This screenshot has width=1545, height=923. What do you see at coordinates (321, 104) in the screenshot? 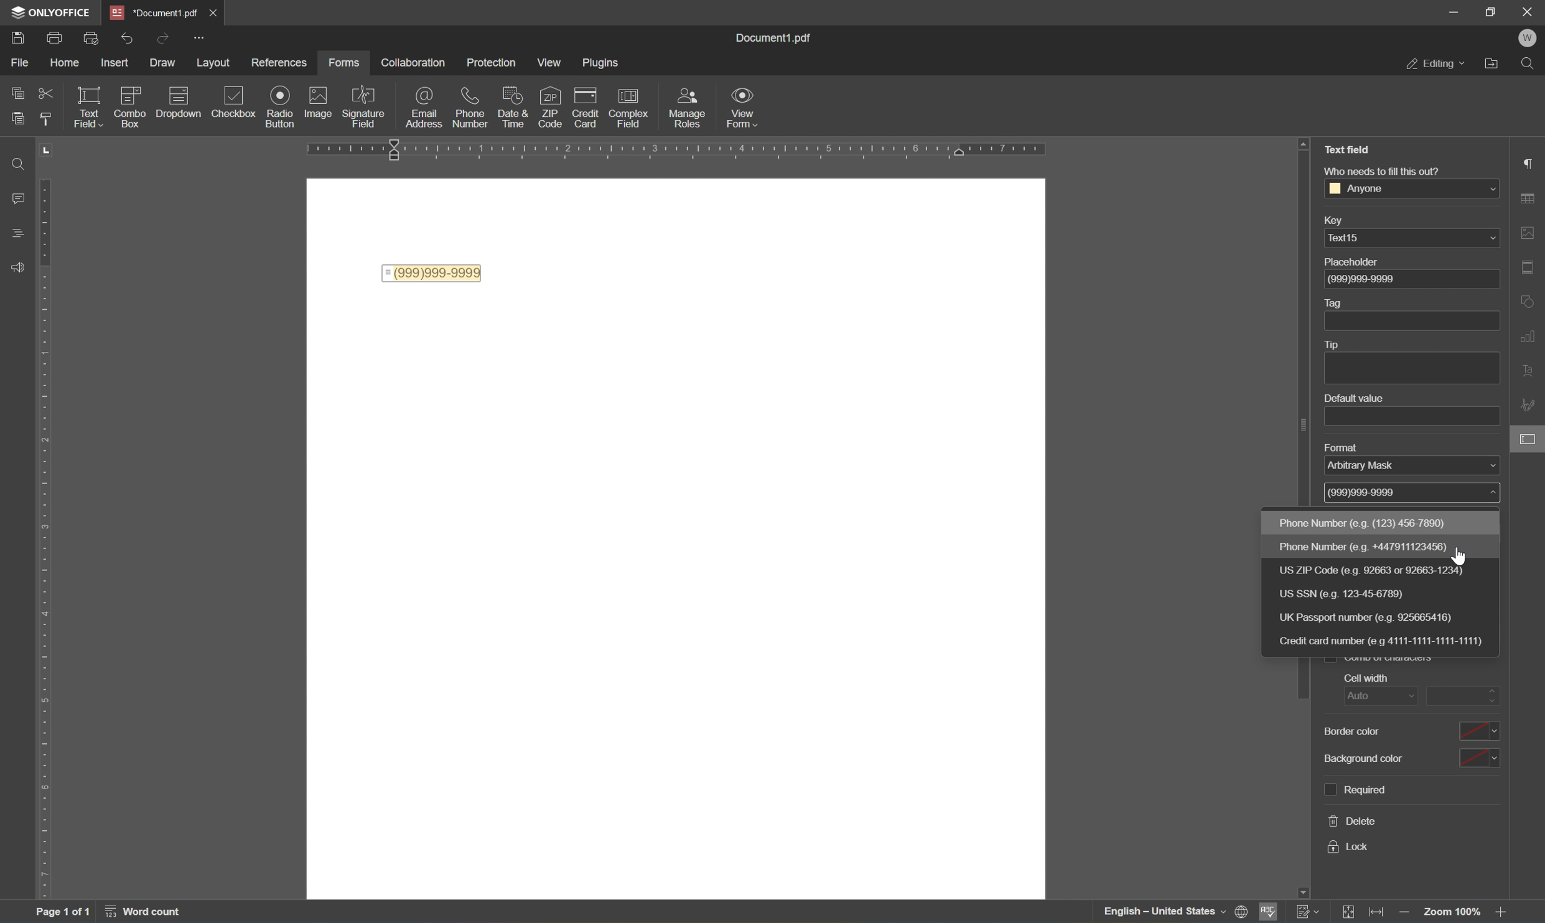
I see `image` at bounding box center [321, 104].